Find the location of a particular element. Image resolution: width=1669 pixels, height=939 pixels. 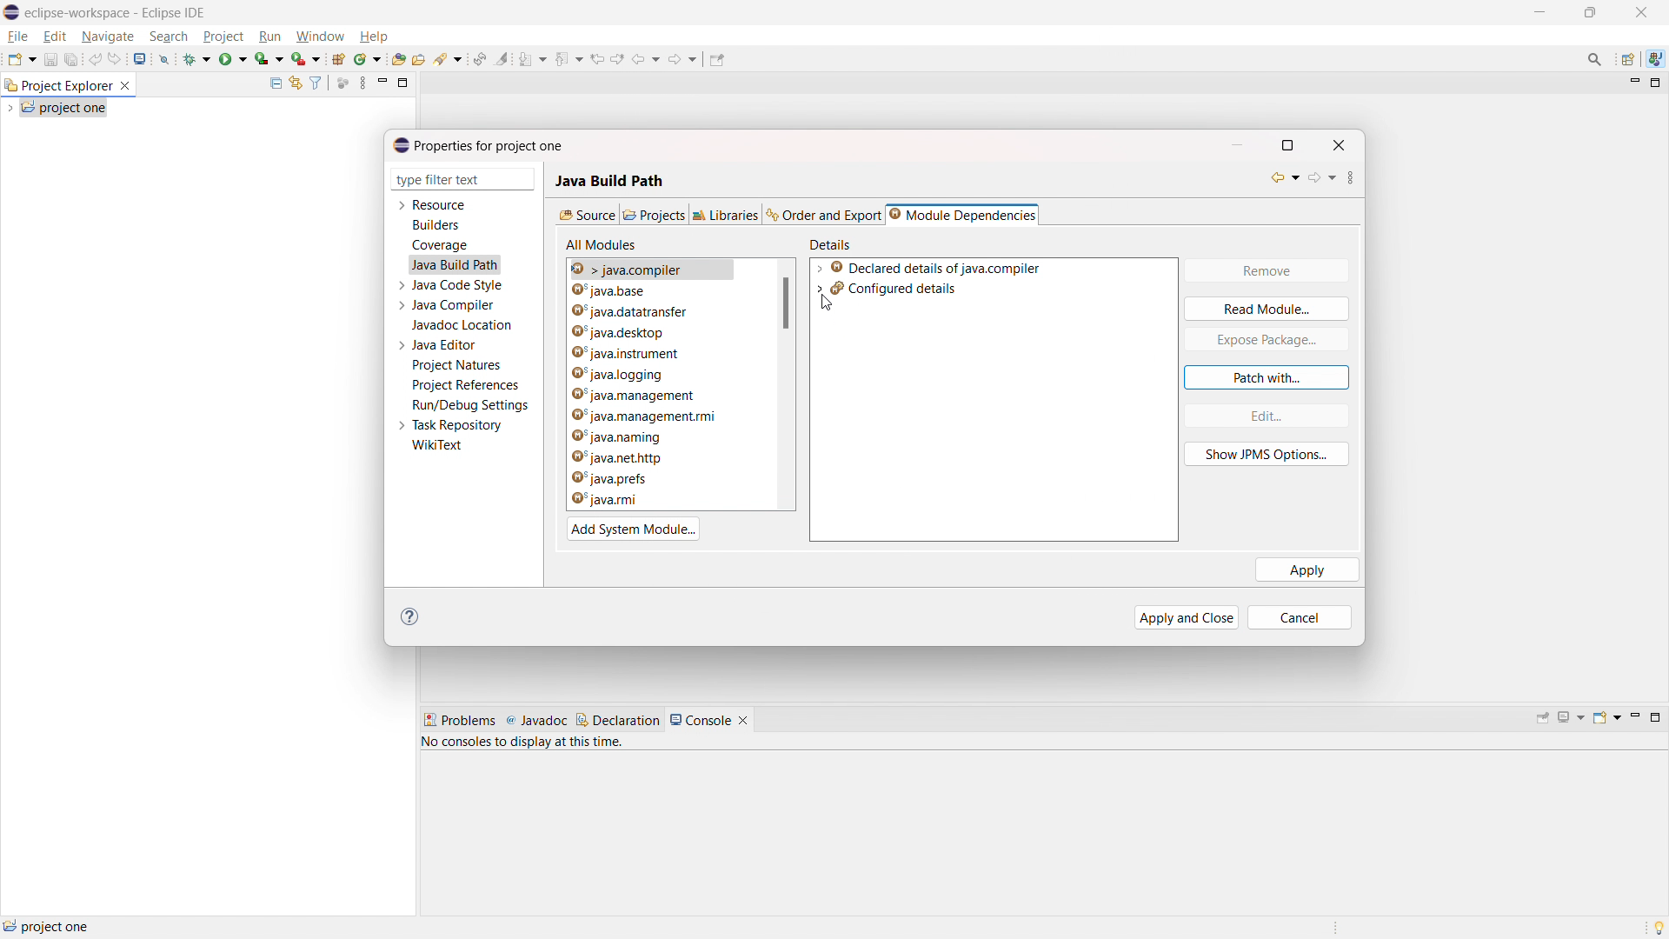

back is located at coordinates (646, 57).